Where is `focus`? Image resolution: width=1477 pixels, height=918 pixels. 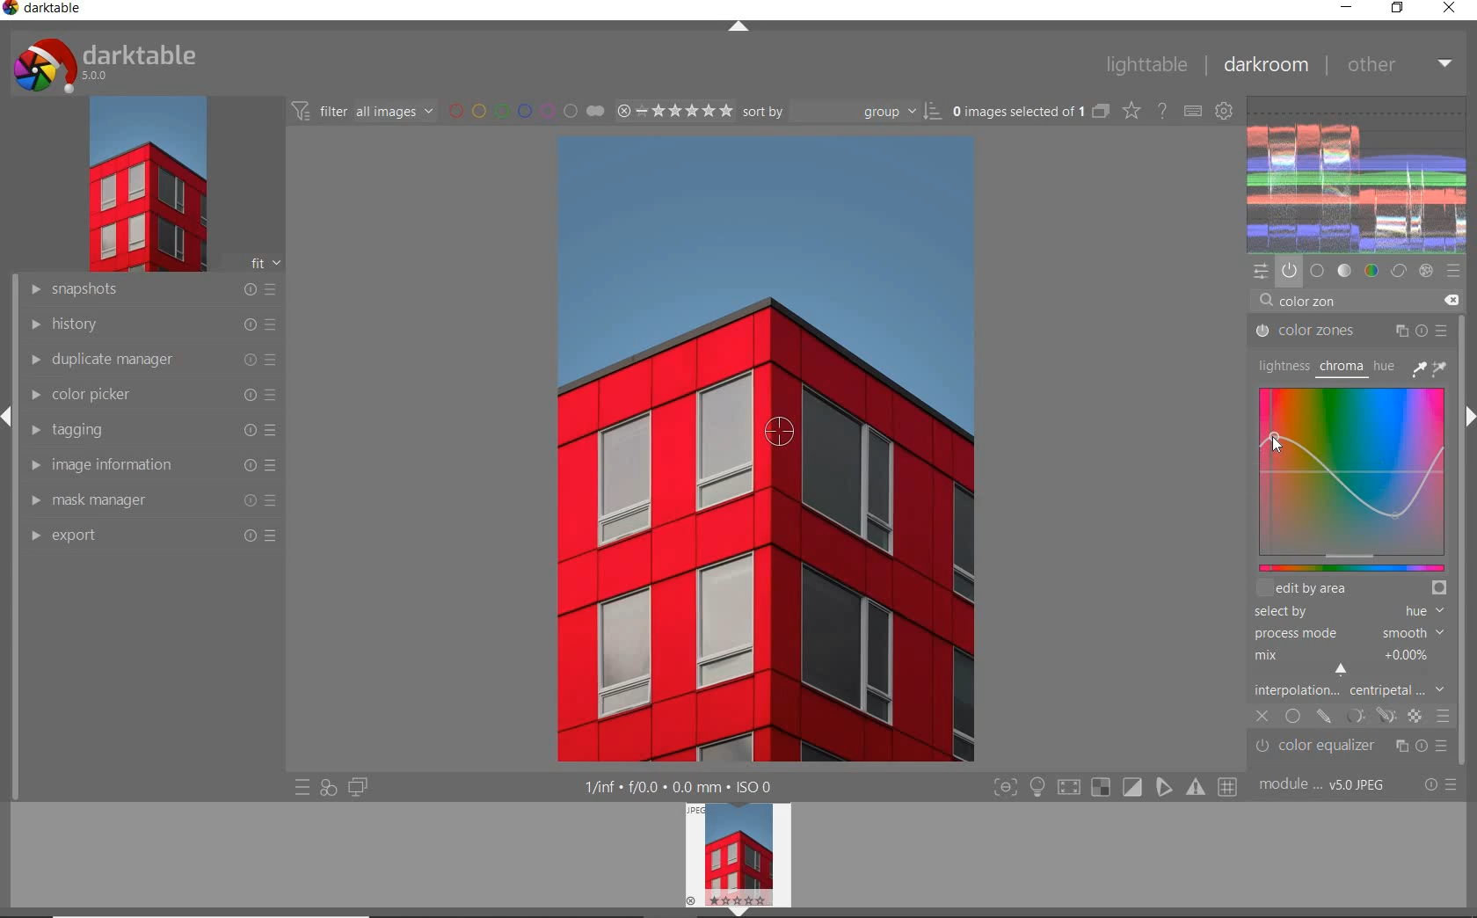 focus is located at coordinates (1001, 786).